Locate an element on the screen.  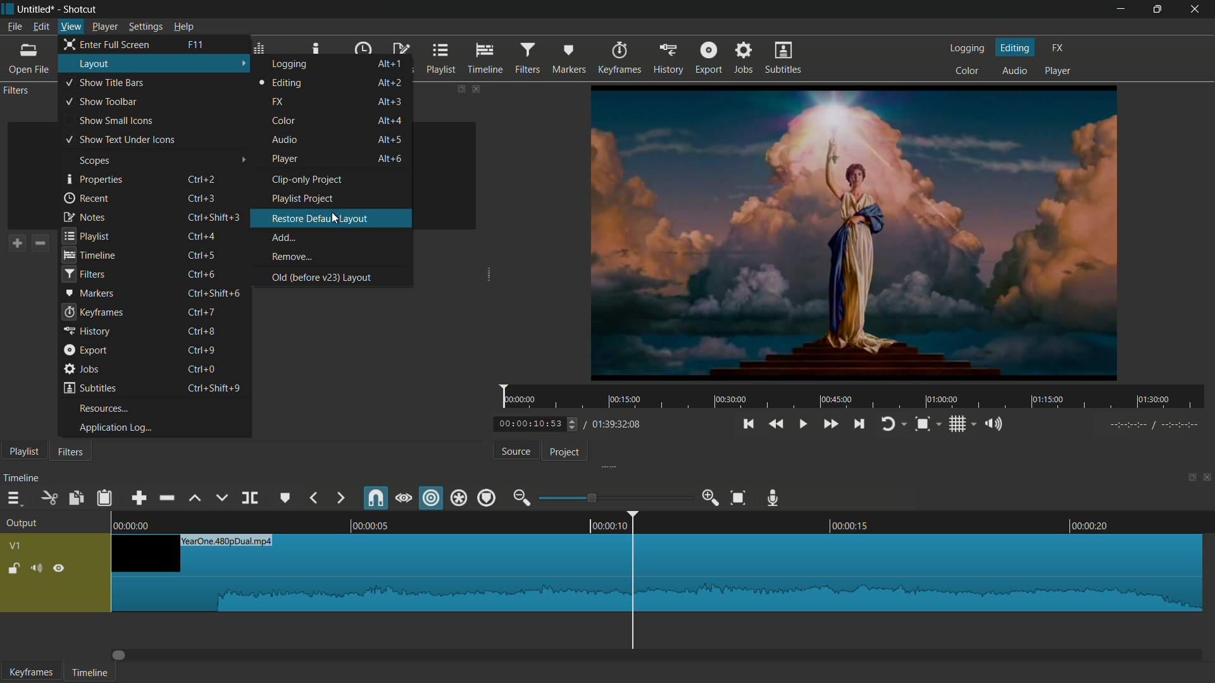
layout is located at coordinates (96, 65).